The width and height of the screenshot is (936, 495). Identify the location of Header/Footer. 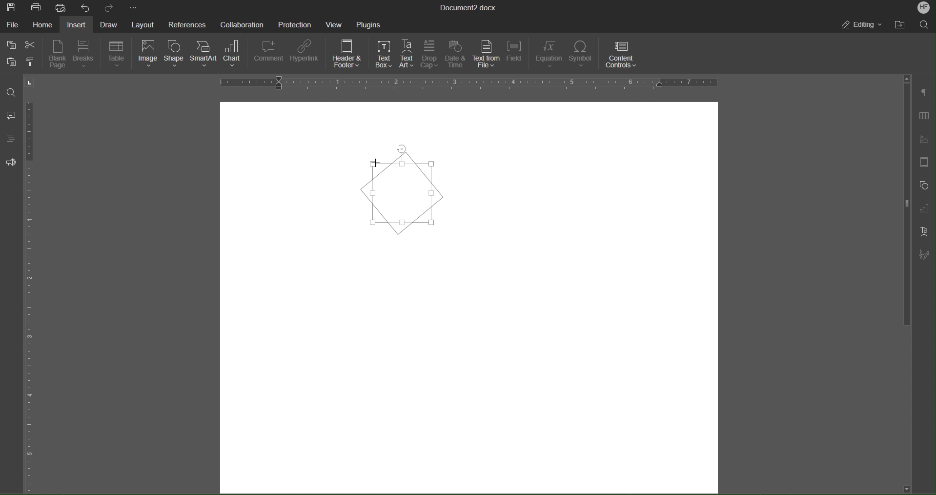
(922, 163).